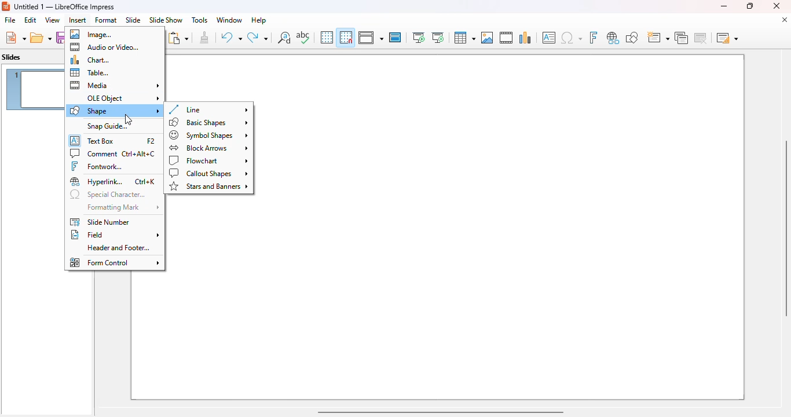 This screenshot has width=791, height=417. Describe the element at coordinates (784, 20) in the screenshot. I see `close document` at that location.